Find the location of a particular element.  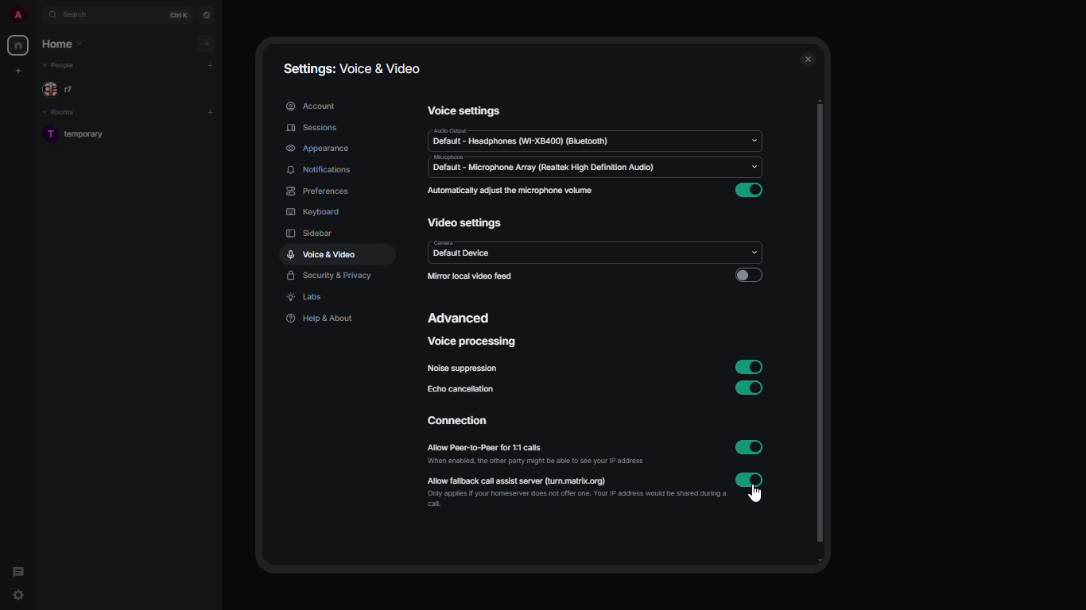

allow peer-to-peer for 1:1 calls is located at coordinates (536, 454).